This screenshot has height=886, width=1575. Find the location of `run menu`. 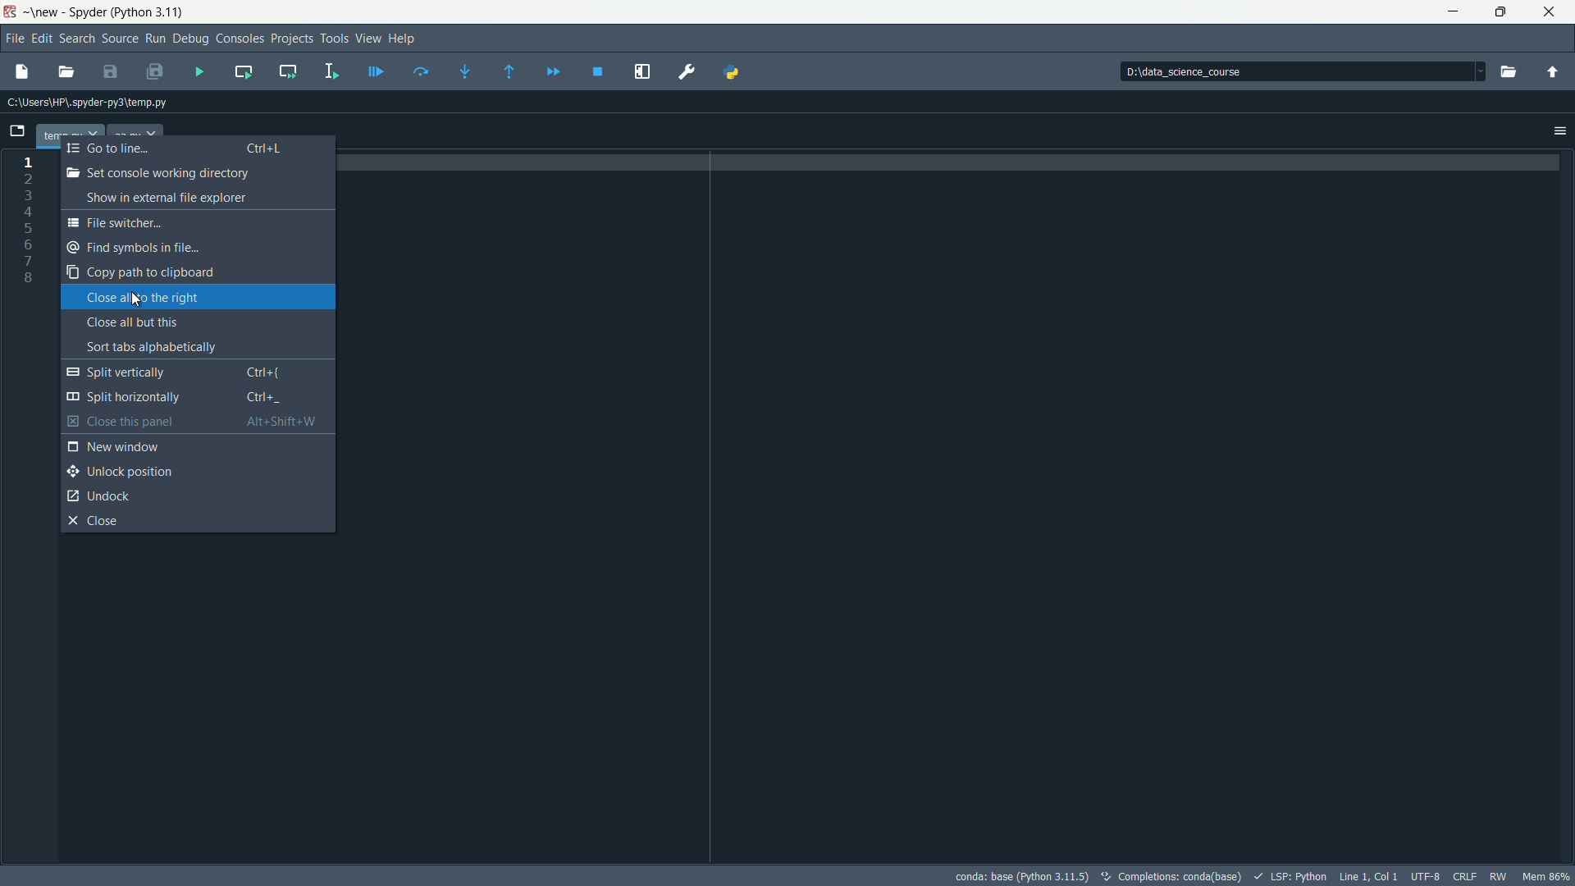

run menu is located at coordinates (155, 38).